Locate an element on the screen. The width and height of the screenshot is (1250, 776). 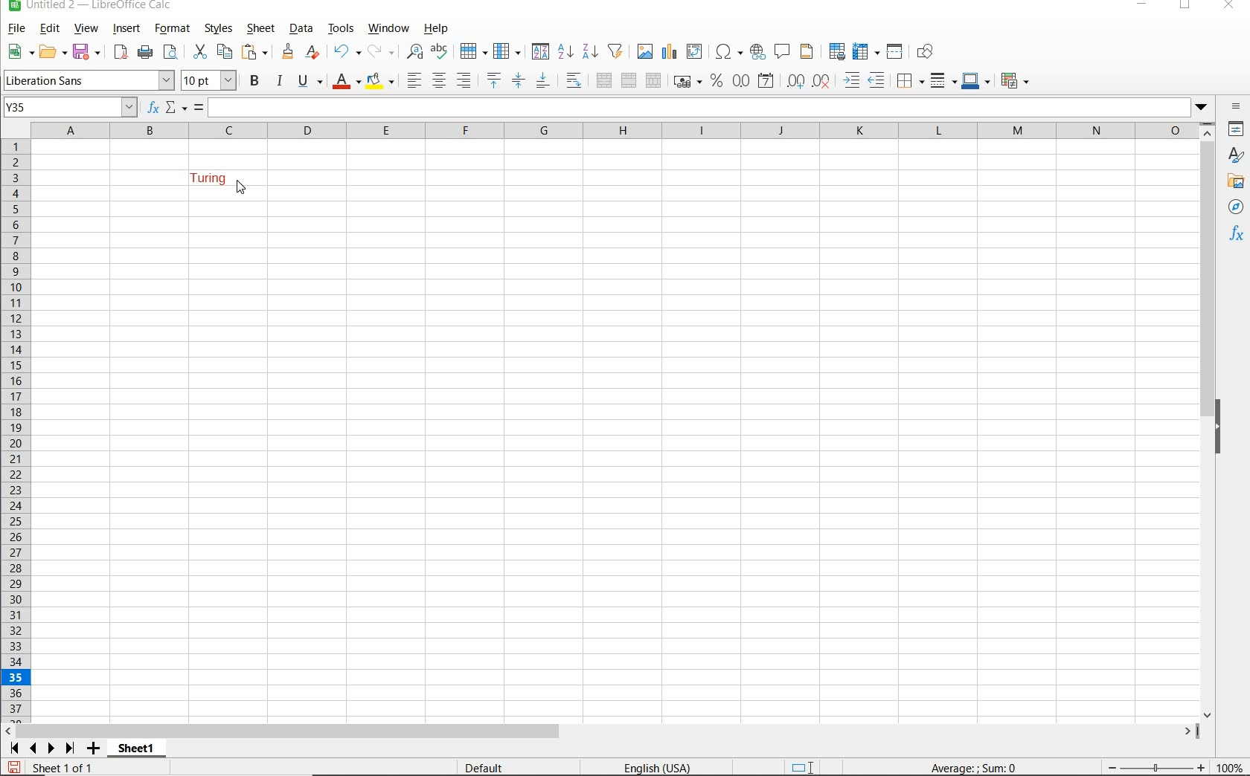
SHOW DRAW FUNCTIONS is located at coordinates (924, 52).